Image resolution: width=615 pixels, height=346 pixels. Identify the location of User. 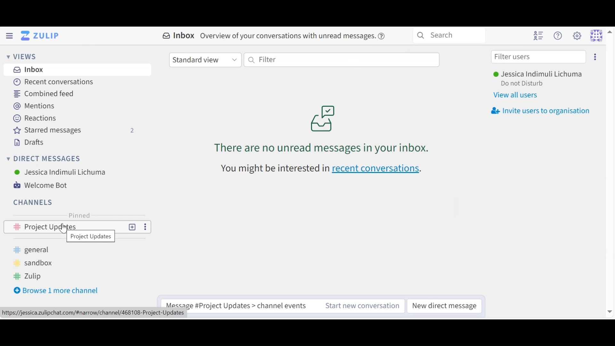
(537, 74).